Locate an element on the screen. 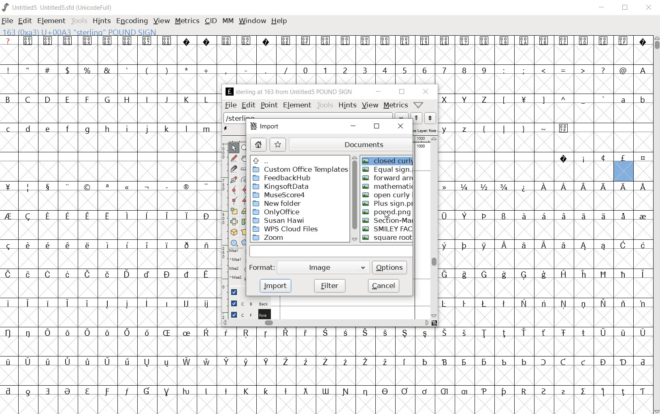 The image size is (660, 414). Symbol is located at coordinates (563, 333).